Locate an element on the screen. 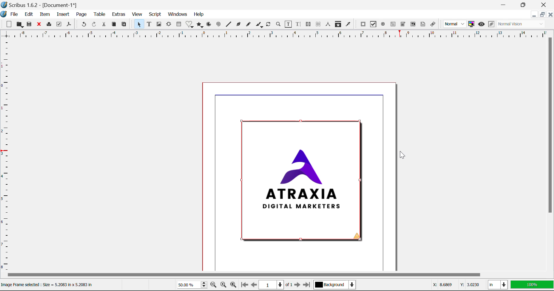  Script is located at coordinates (155, 14).